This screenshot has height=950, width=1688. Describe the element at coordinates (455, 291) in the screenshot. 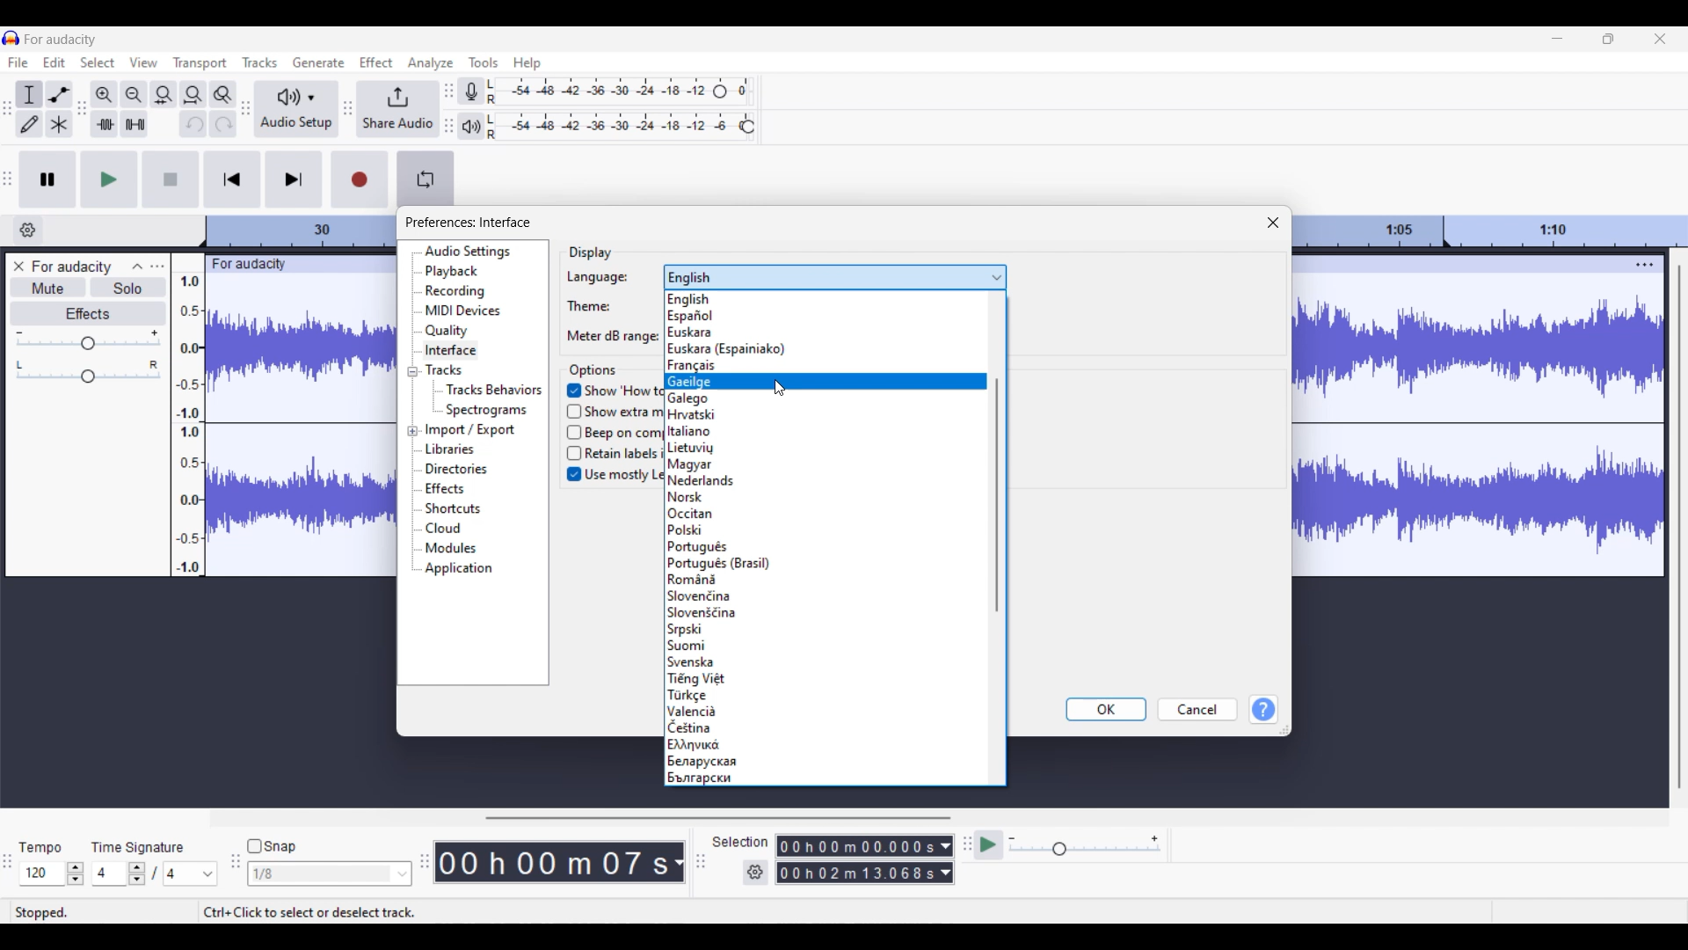

I see `Recording` at that location.